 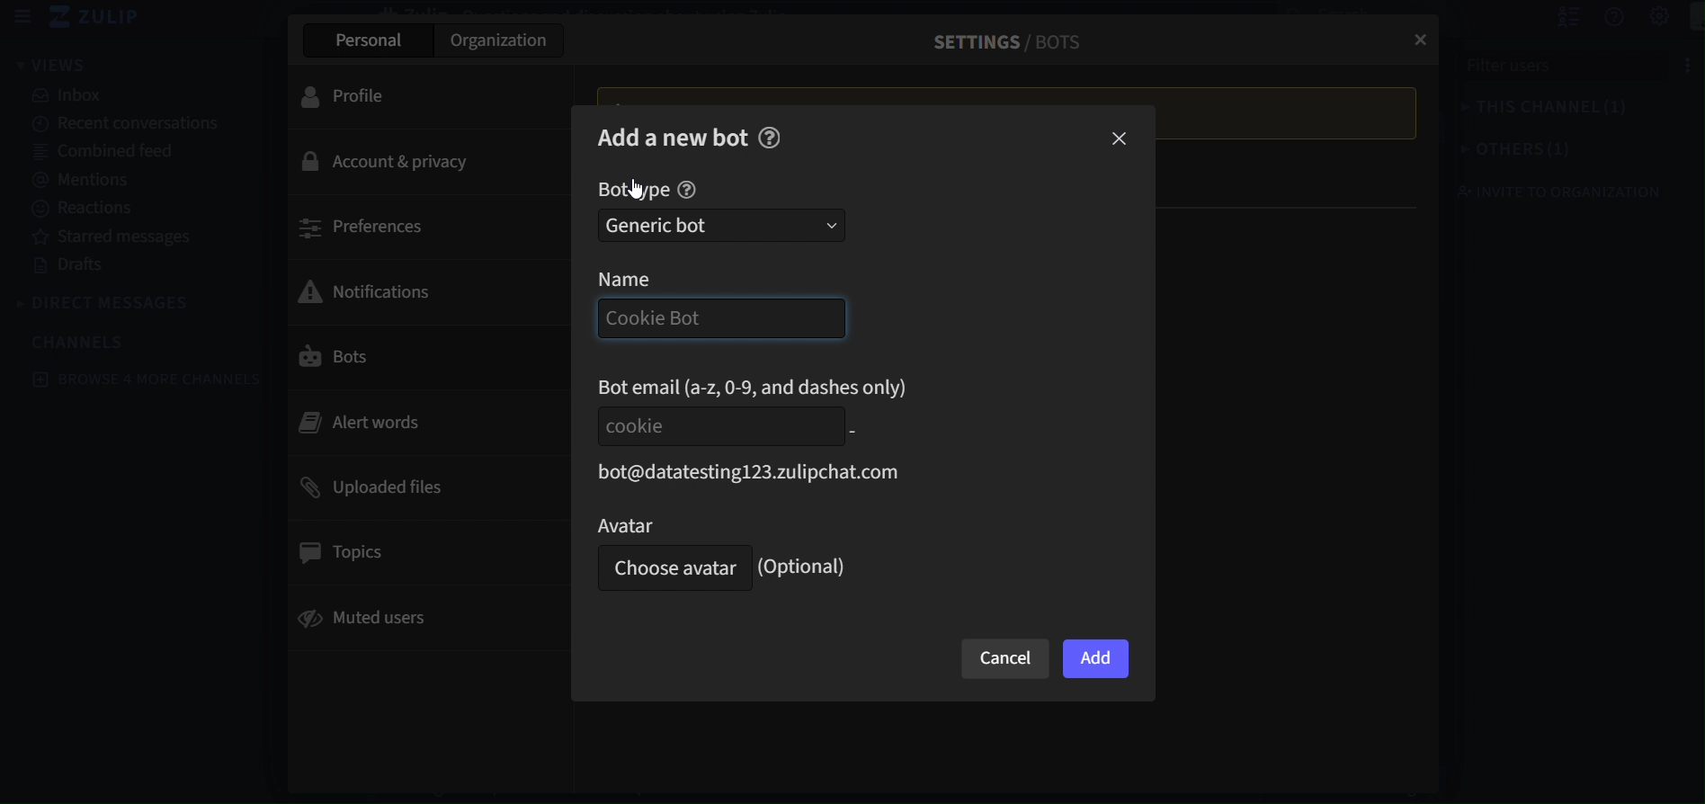 What do you see at coordinates (422, 553) in the screenshot?
I see `topics` at bounding box center [422, 553].